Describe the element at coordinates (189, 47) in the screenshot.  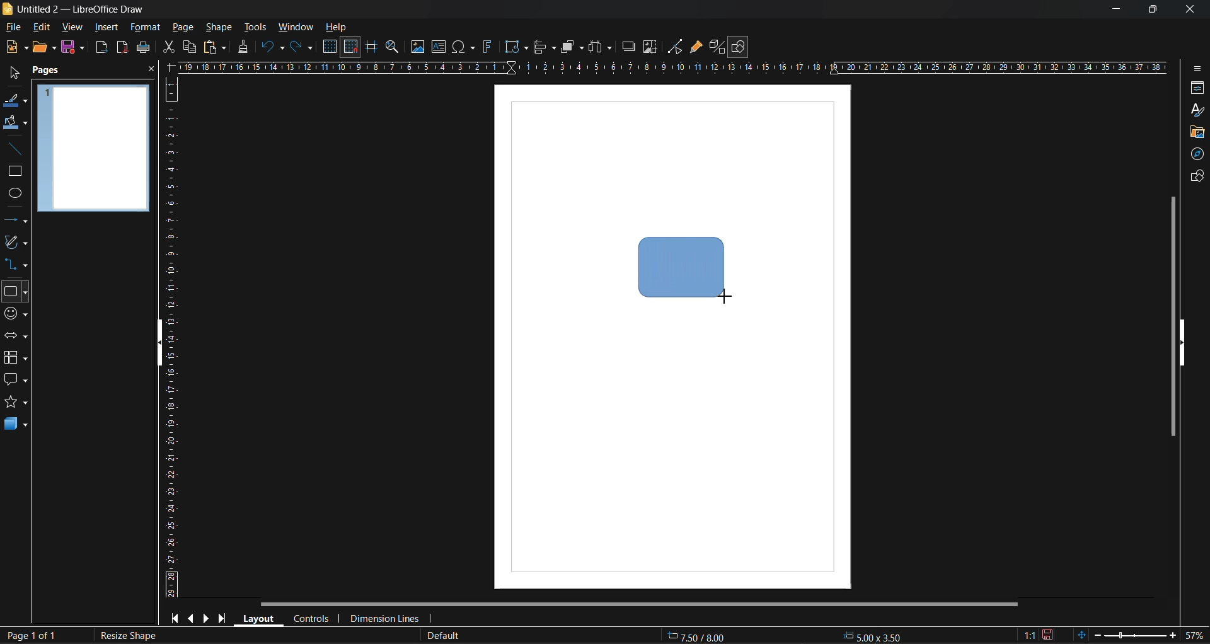
I see `copy` at that location.